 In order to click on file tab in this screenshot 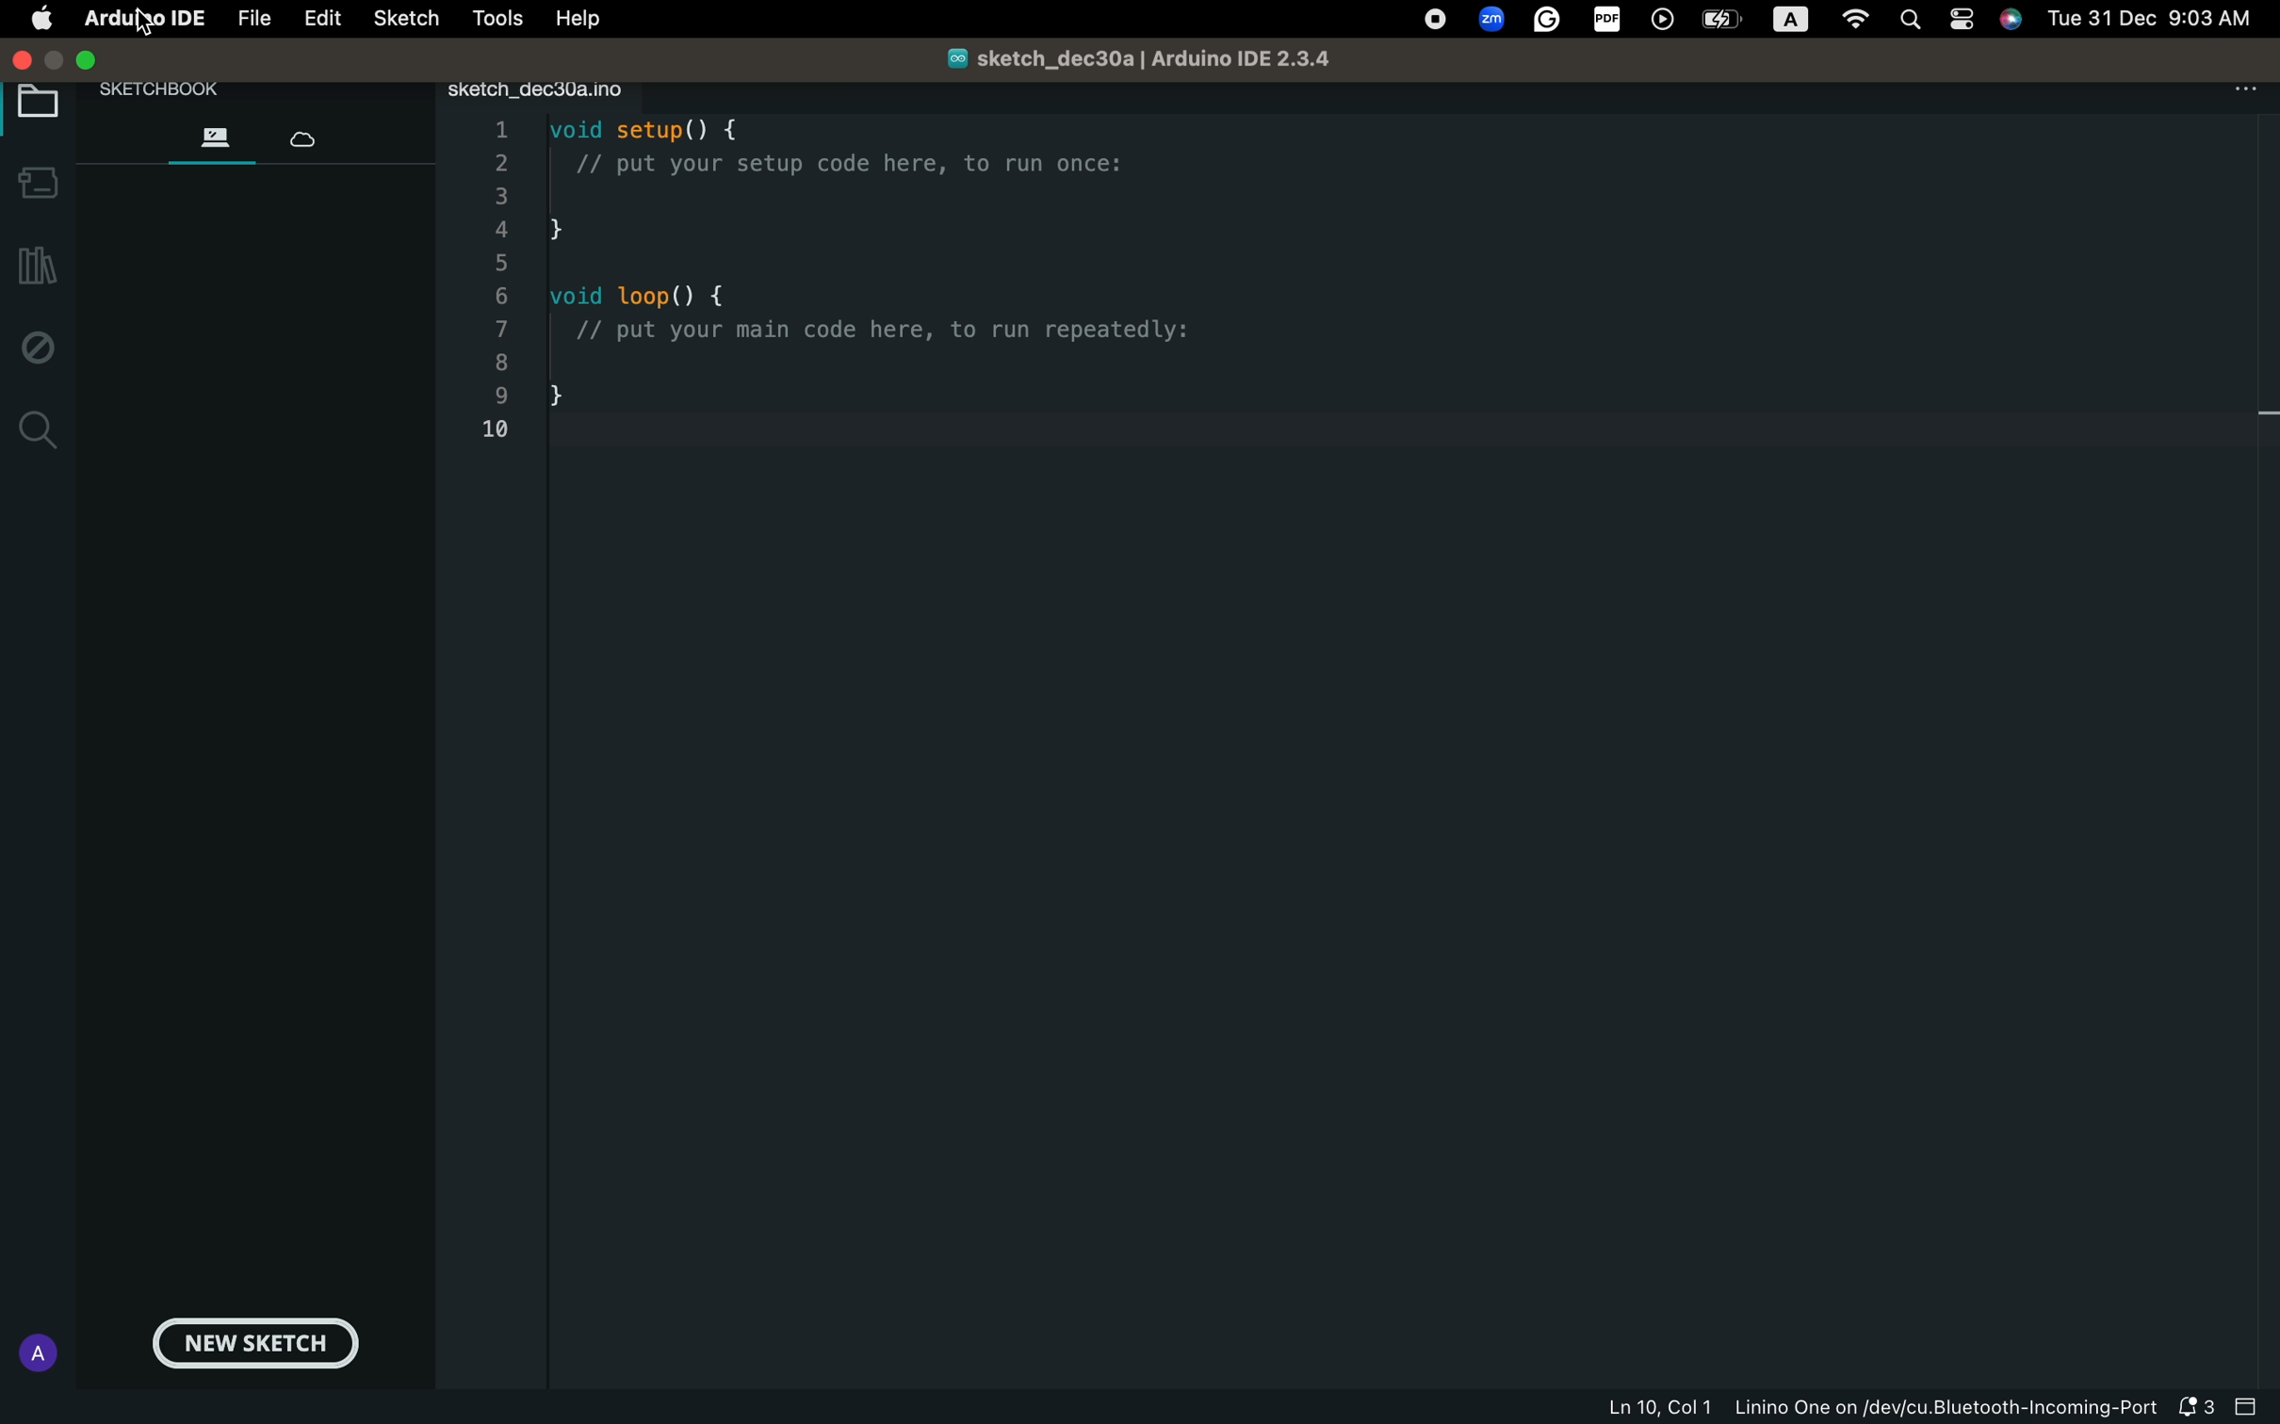, I will do `click(567, 90)`.